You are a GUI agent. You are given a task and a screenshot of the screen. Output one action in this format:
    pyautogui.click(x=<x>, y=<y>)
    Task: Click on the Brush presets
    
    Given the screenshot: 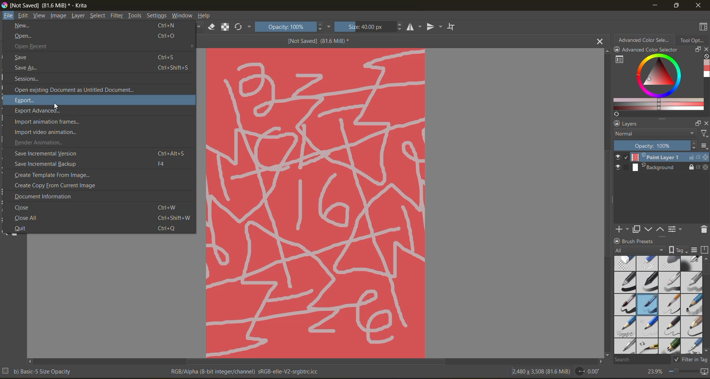 What is the action you would take?
    pyautogui.click(x=641, y=240)
    